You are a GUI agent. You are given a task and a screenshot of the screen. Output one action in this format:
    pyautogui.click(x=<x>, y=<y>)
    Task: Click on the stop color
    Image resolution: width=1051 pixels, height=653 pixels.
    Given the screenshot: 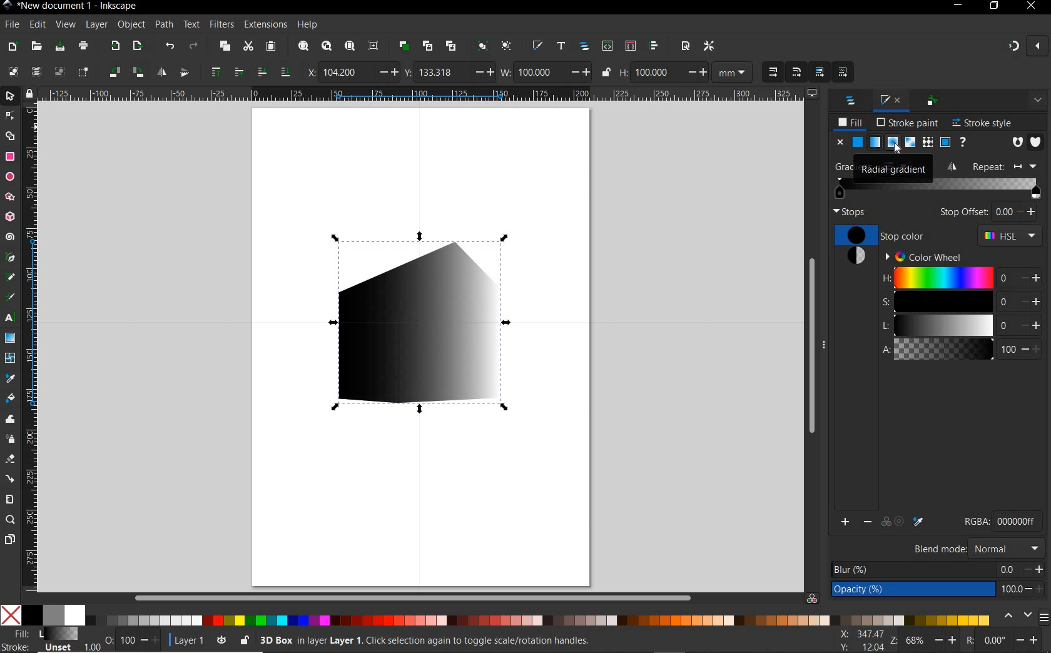 What is the action you would take?
    pyautogui.click(x=882, y=235)
    